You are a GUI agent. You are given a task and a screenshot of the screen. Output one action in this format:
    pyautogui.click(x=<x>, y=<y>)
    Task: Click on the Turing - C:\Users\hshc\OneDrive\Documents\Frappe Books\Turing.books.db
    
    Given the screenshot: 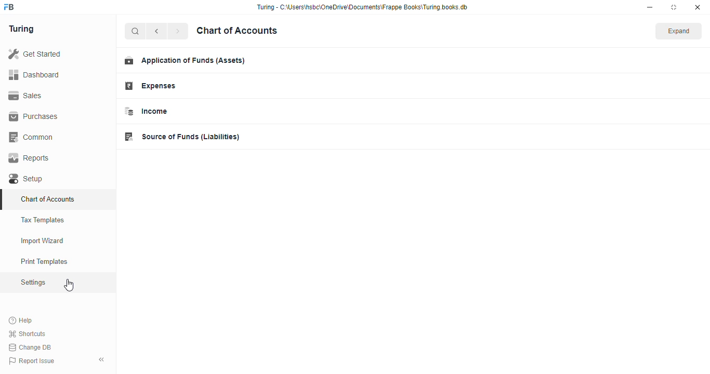 What is the action you would take?
    pyautogui.click(x=363, y=7)
    